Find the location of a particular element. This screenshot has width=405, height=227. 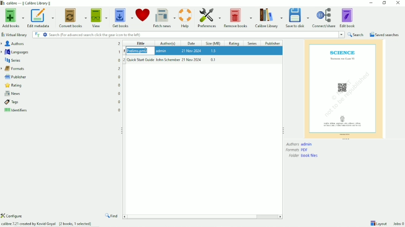

Author(s) is located at coordinates (170, 43).